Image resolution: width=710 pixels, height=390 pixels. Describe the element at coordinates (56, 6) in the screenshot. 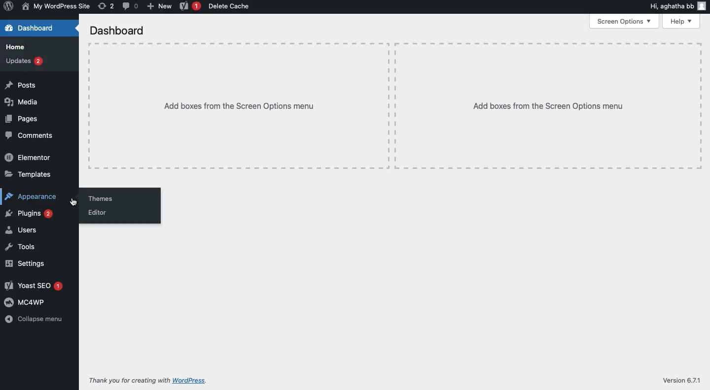

I see `Name` at that location.